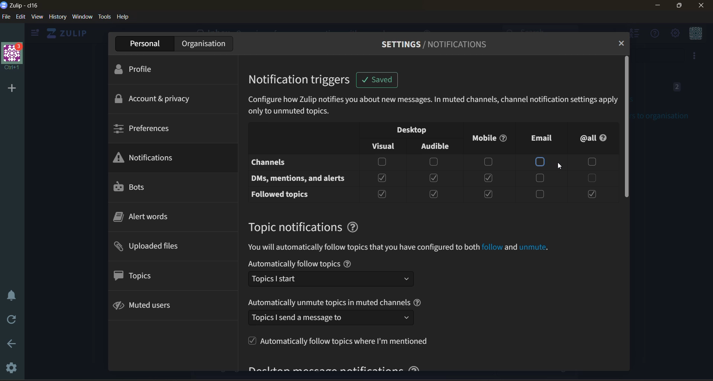  I want to click on file, so click(6, 16).